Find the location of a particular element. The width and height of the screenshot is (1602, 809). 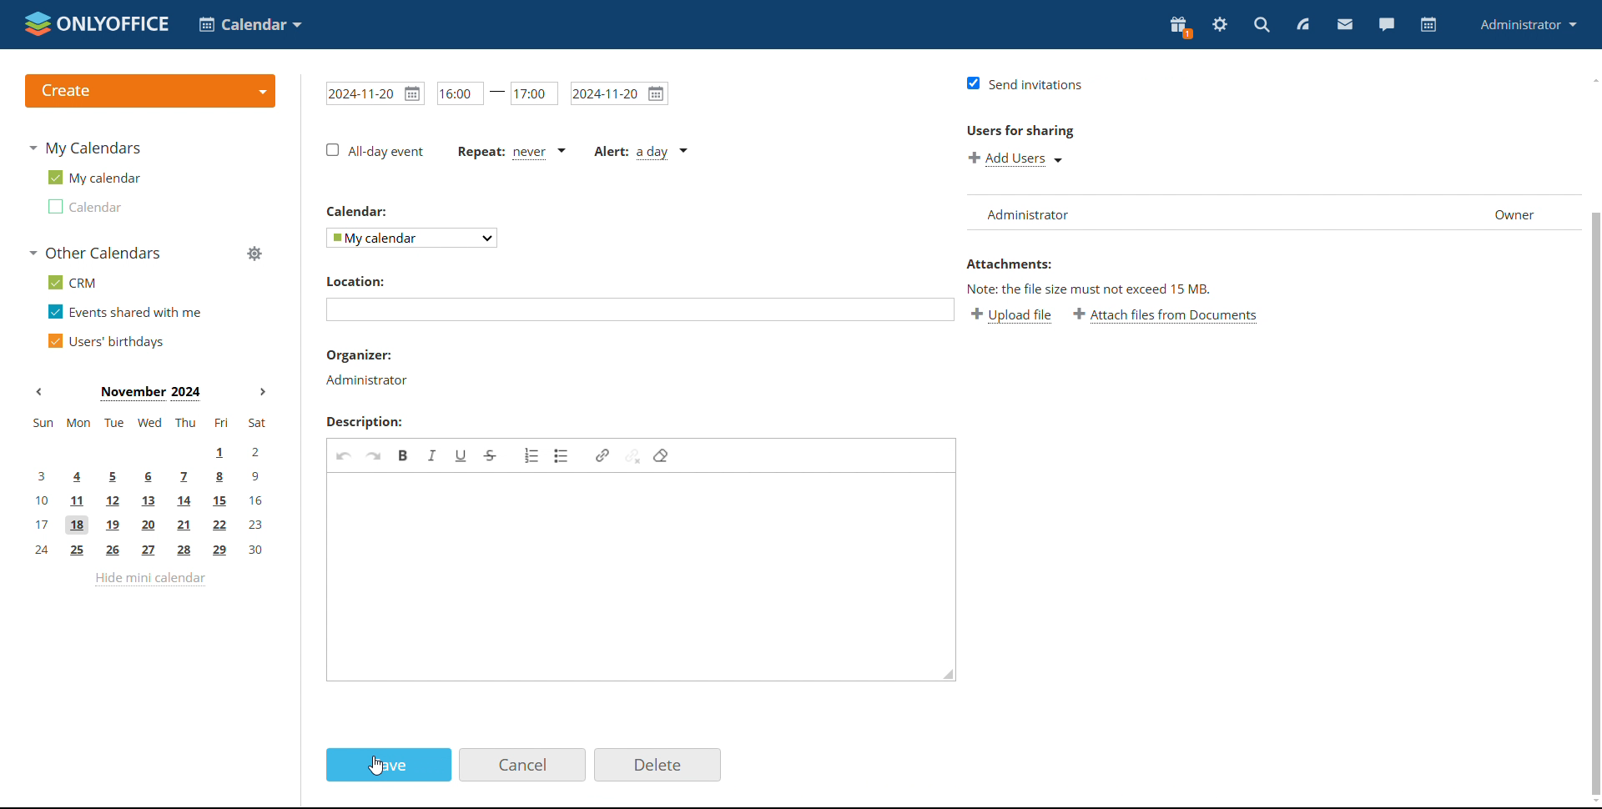

mini calendar is located at coordinates (149, 487).